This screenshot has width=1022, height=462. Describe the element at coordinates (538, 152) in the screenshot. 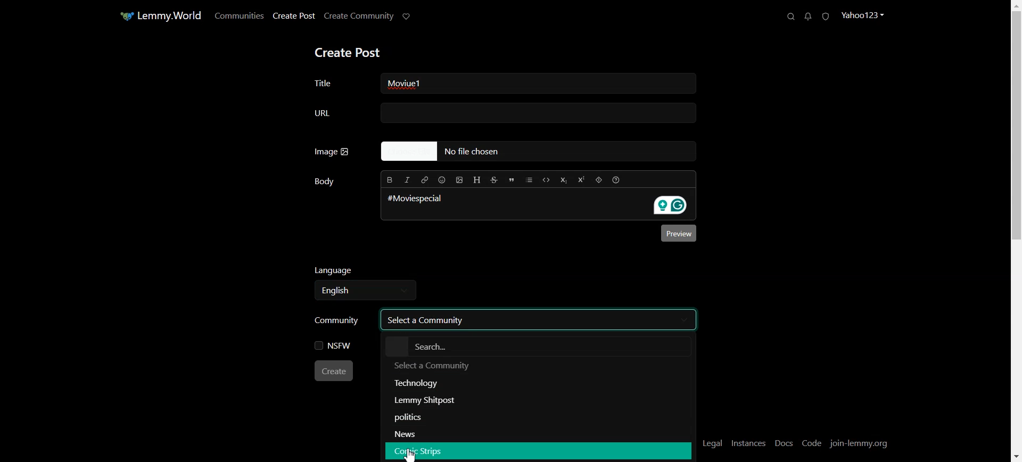

I see `No file Chosen` at that location.